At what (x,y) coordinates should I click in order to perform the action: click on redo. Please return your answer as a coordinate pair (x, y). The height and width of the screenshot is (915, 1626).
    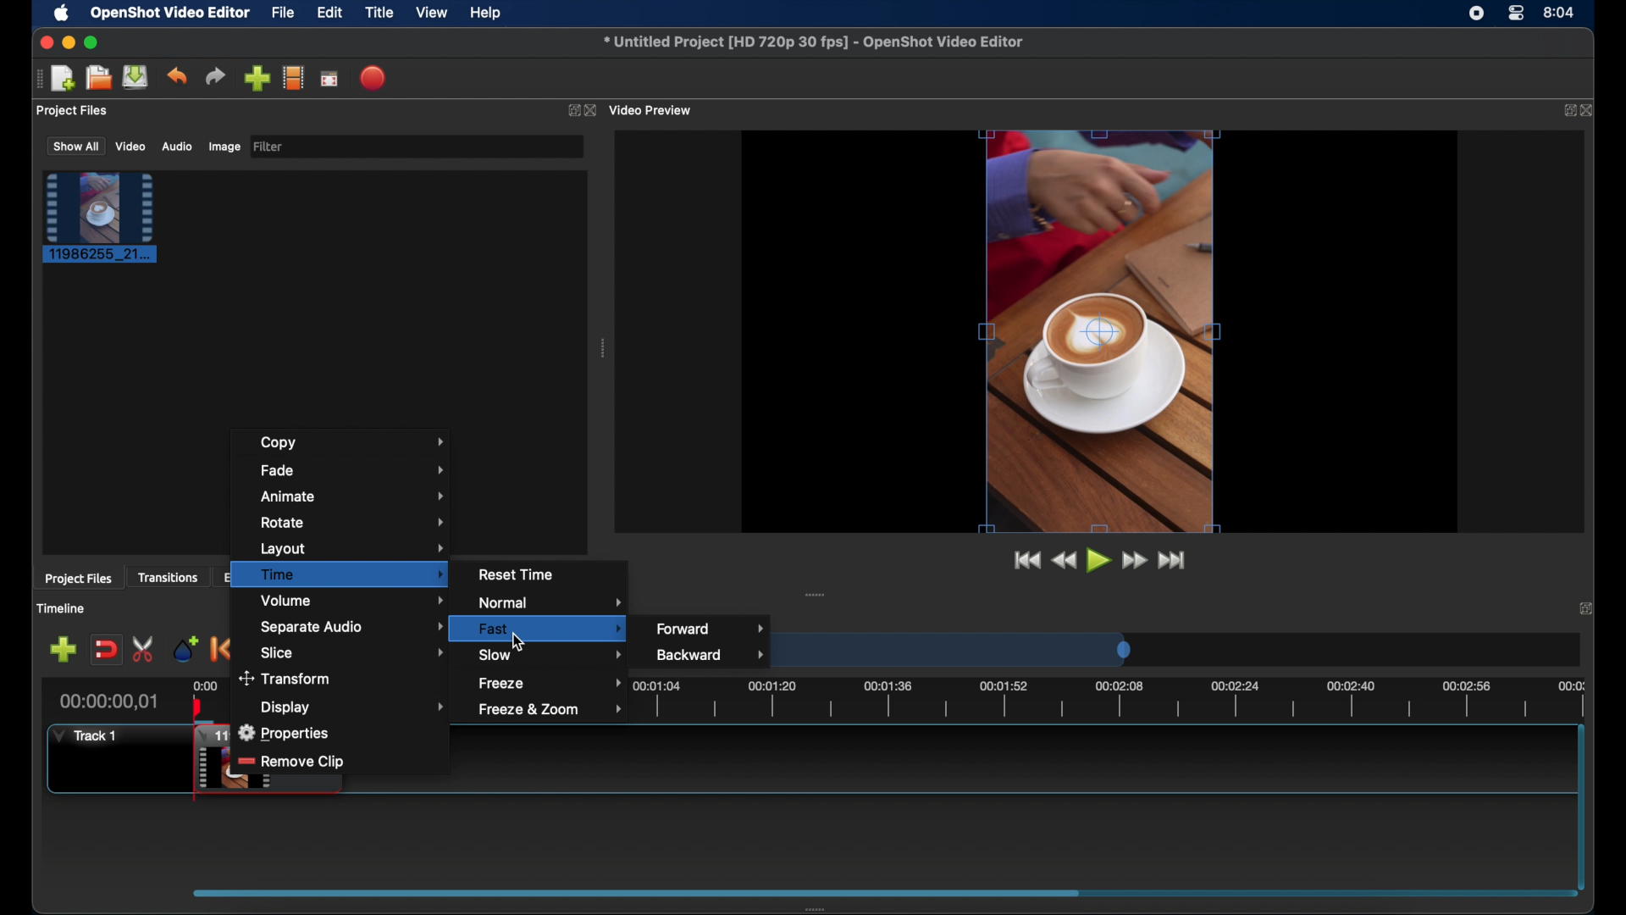
    Looking at the image, I should click on (215, 75).